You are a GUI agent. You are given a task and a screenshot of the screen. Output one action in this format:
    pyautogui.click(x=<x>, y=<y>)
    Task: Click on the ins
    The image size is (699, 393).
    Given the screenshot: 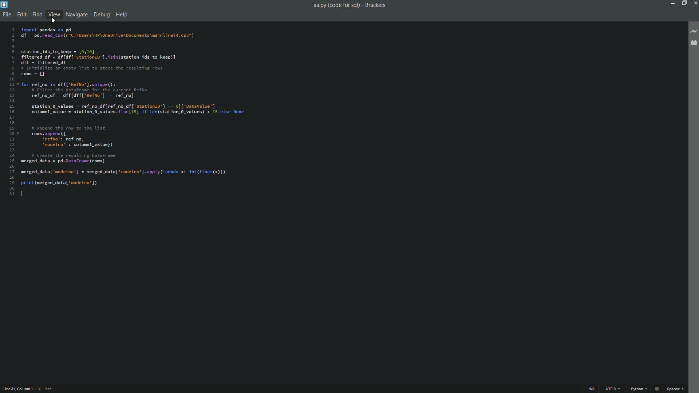 What is the action you would take?
    pyautogui.click(x=592, y=389)
    